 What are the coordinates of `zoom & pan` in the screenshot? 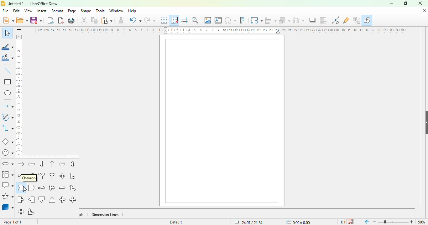 It's located at (195, 20).